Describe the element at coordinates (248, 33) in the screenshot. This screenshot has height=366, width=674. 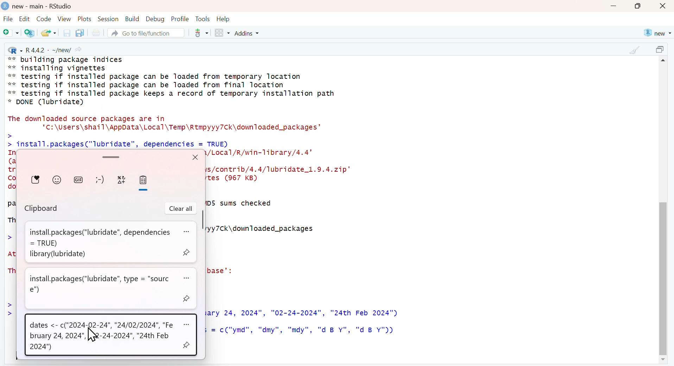
I see `Addins` at that location.